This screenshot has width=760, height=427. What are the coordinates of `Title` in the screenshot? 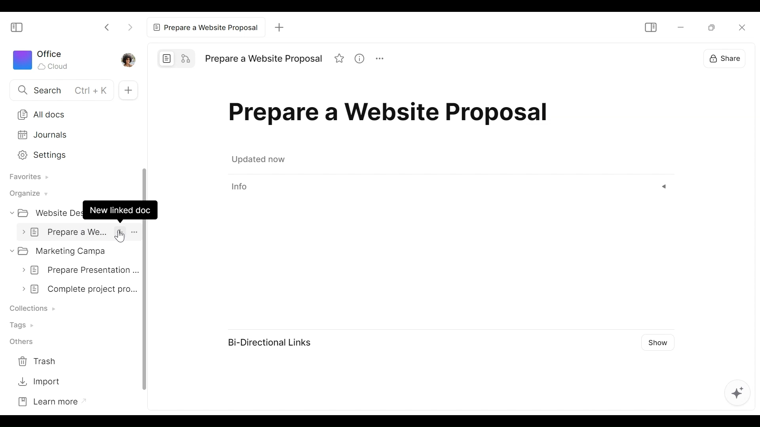 It's located at (391, 116).